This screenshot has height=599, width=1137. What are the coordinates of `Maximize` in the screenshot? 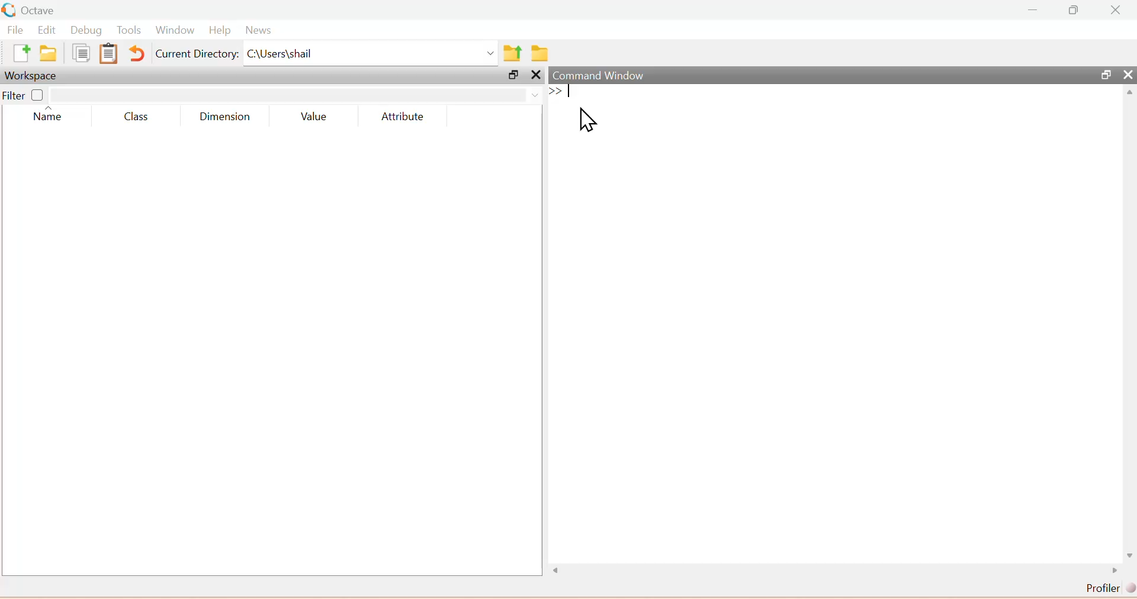 It's located at (1075, 10).